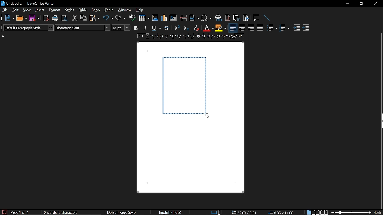 Image resolution: width=383 pixels, height=215 pixels. Describe the element at coordinates (191, 36) in the screenshot. I see `scale` at that location.